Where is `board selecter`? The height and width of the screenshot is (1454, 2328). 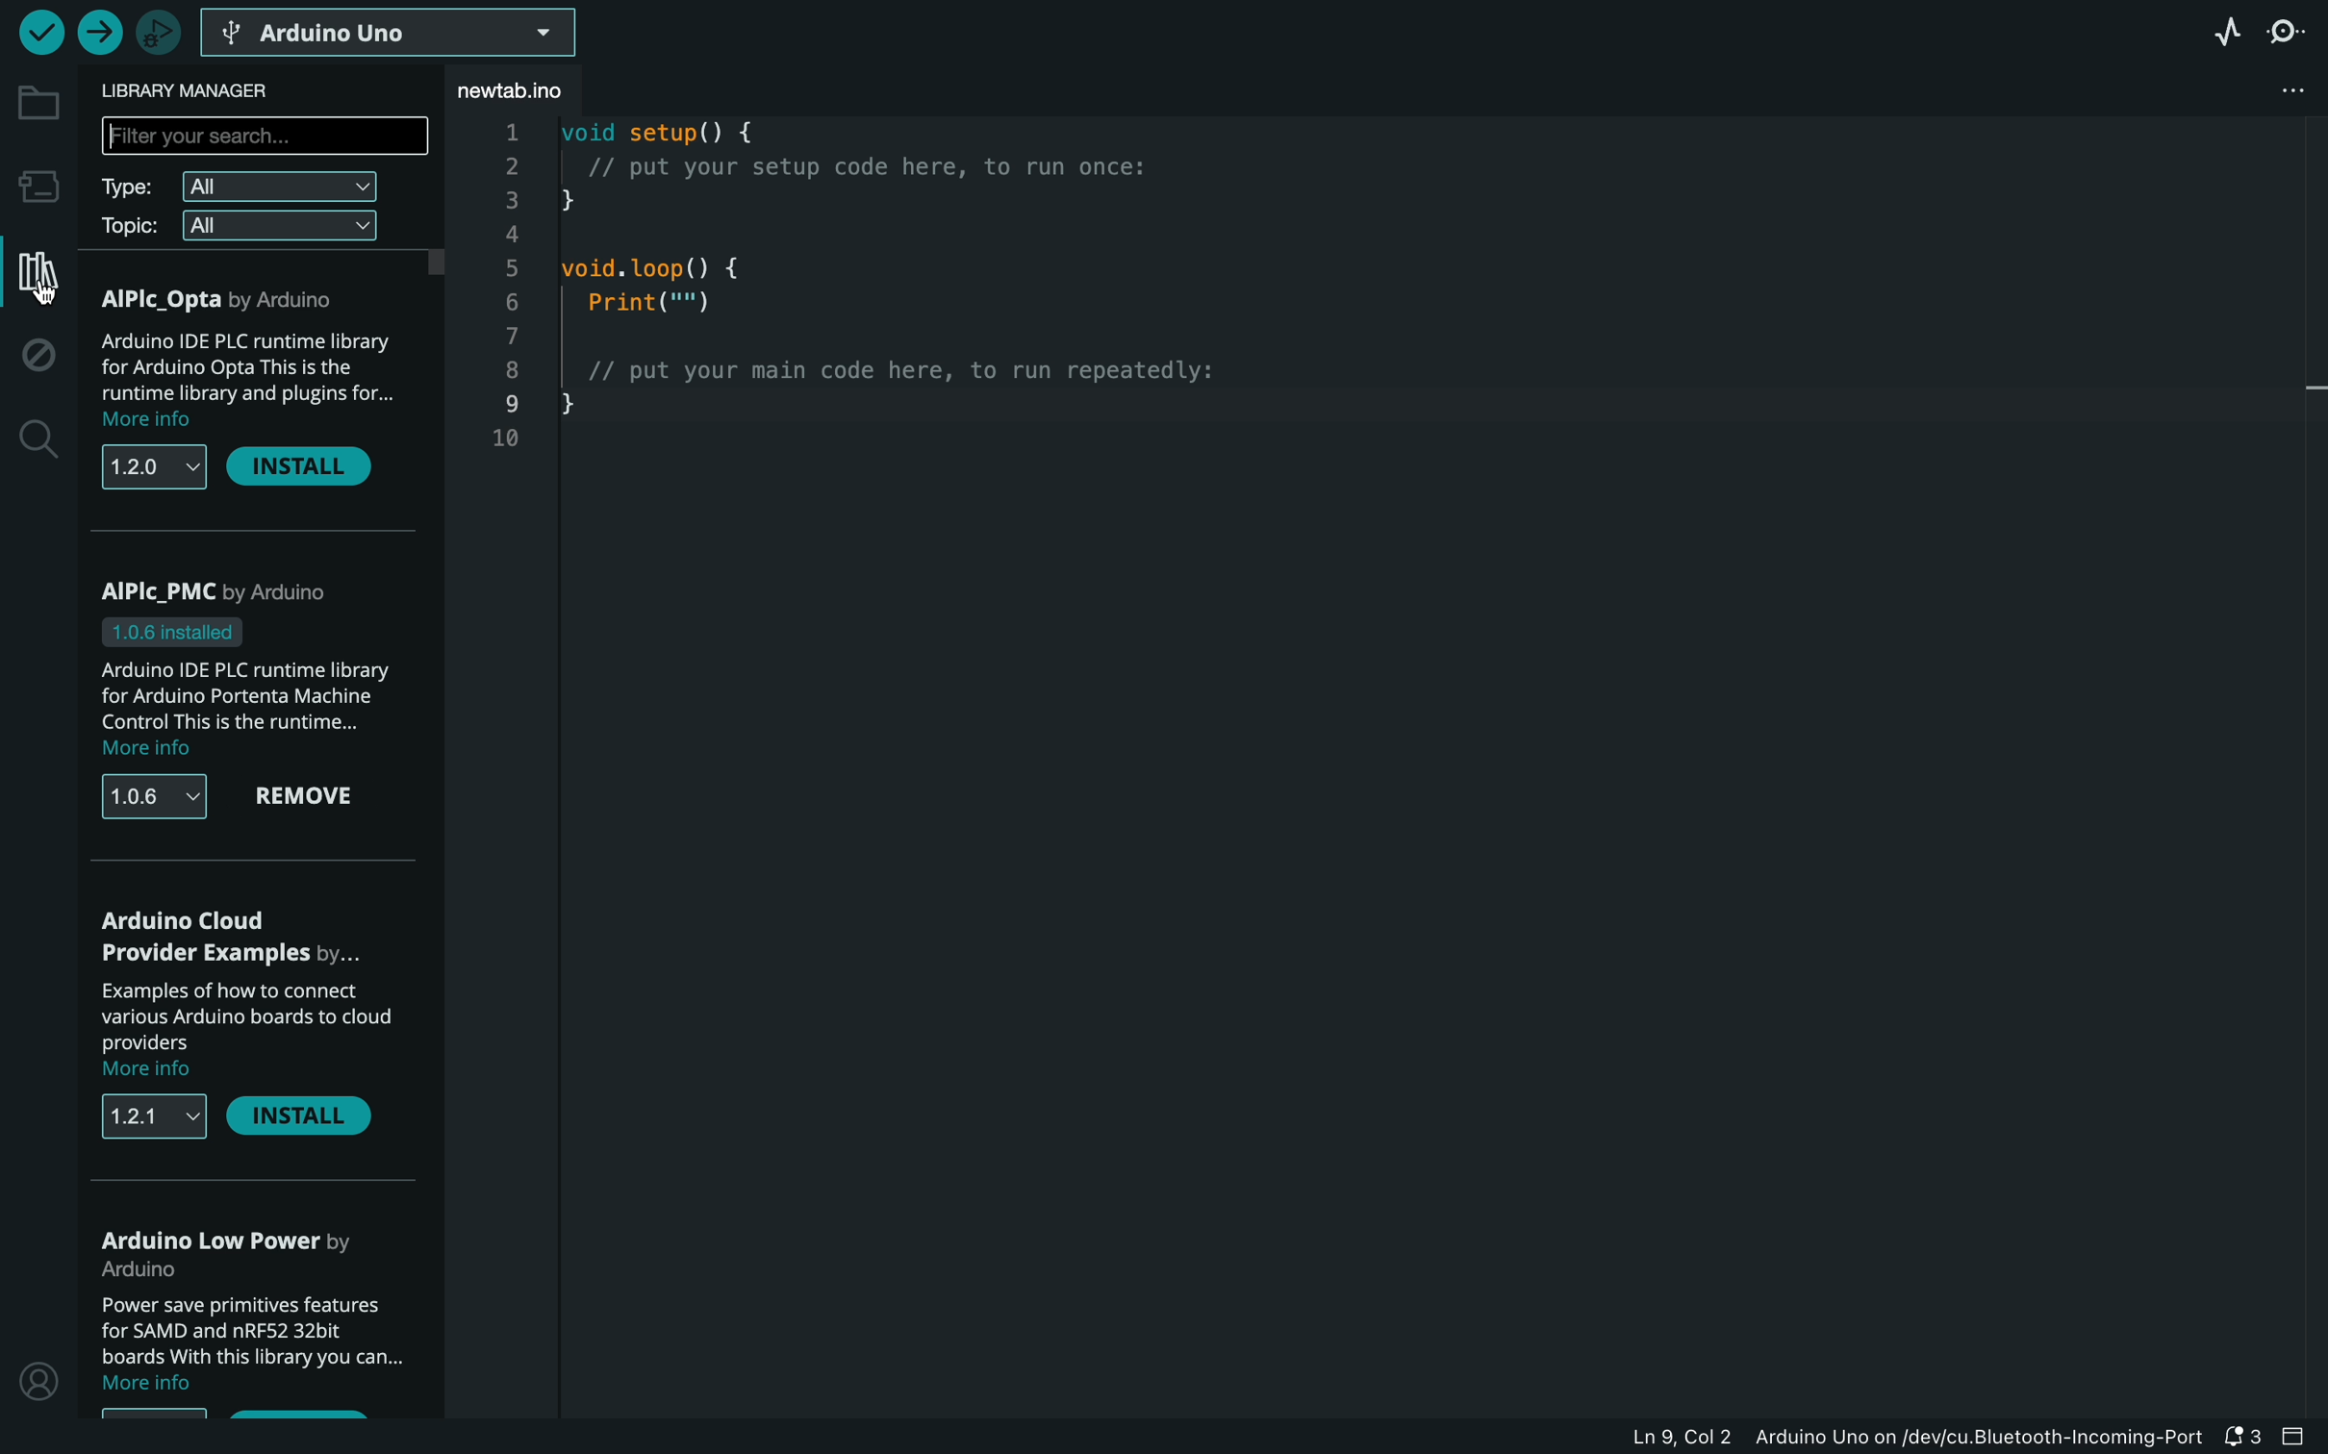 board selecter is located at coordinates (403, 34).